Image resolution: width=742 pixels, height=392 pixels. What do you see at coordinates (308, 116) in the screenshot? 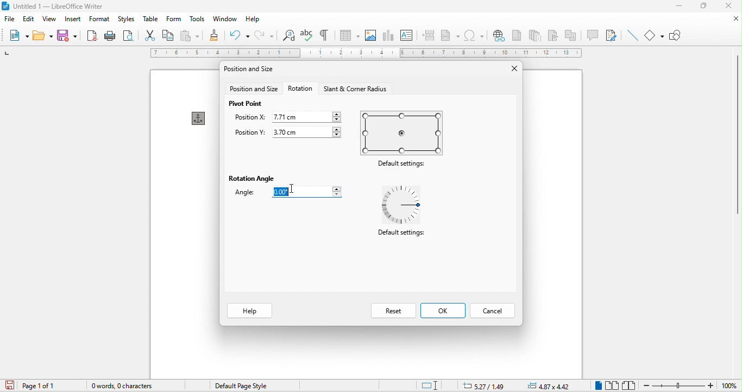
I see `7.71 cm` at bounding box center [308, 116].